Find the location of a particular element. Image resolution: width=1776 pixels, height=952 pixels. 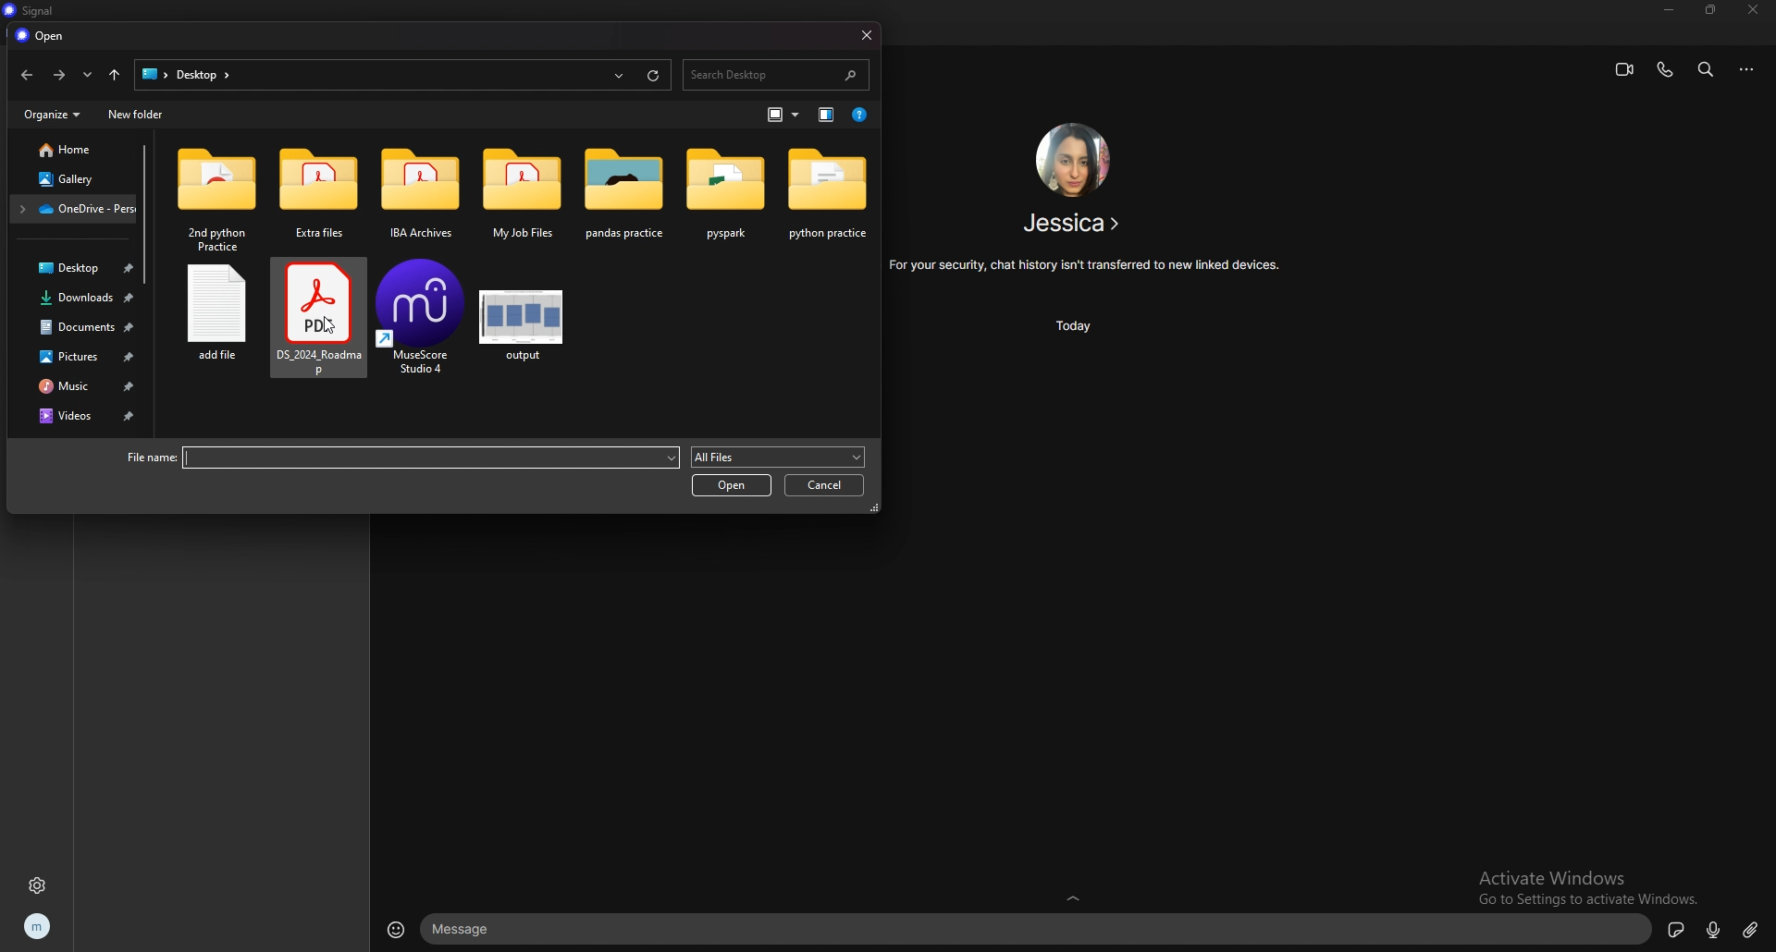

new folder is located at coordinates (136, 114).